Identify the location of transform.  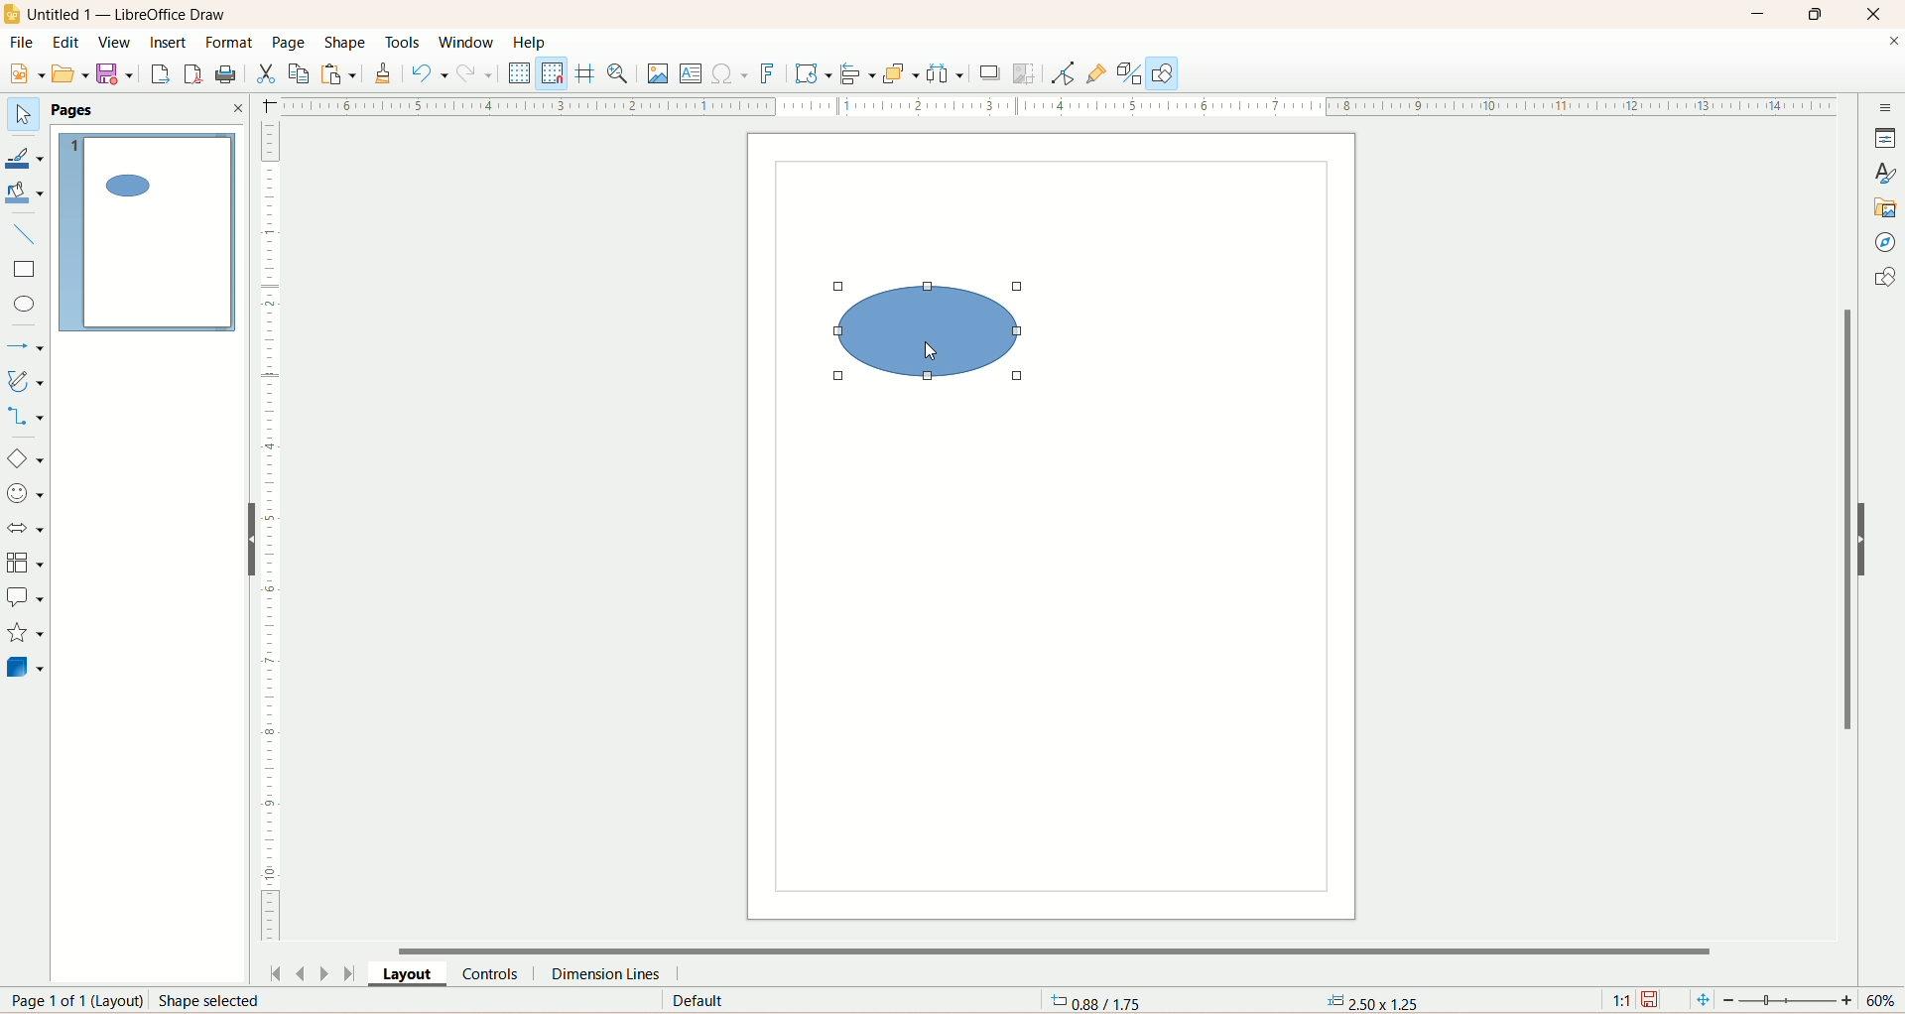
(809, 74).